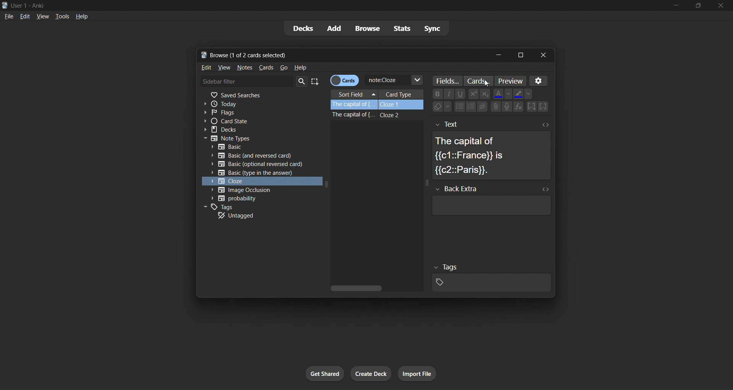 This screenshot has height=390, width=733. Describe the element at coordinates (301, 67) in the screenshot. I see `help` at that location.